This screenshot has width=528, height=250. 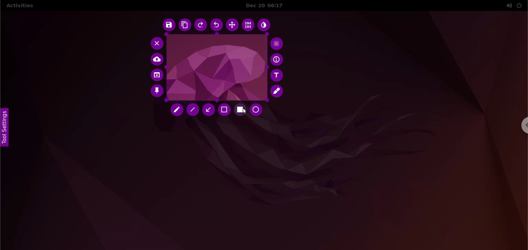 What do you see at coordinates (193, 110) in the screenshot?
I see `line tool` at bounding box center [193, 110].